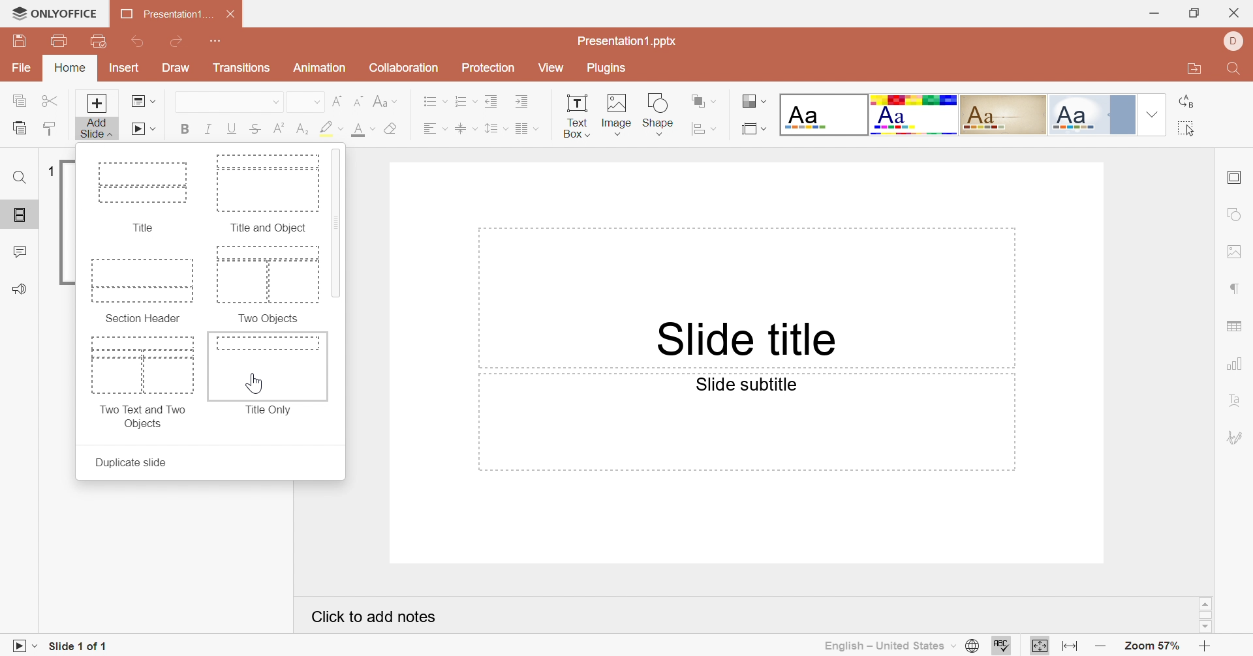 The height and width of the screenshot is (656, 1253). I want to click on English - United States, so click(891, 646).